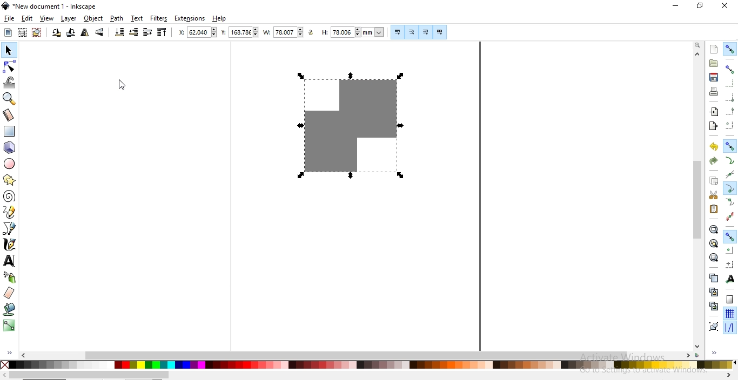 This screenshot has width=738, height=380. I want to click on select any object in visible and unlocked layers, so click(23, 32).